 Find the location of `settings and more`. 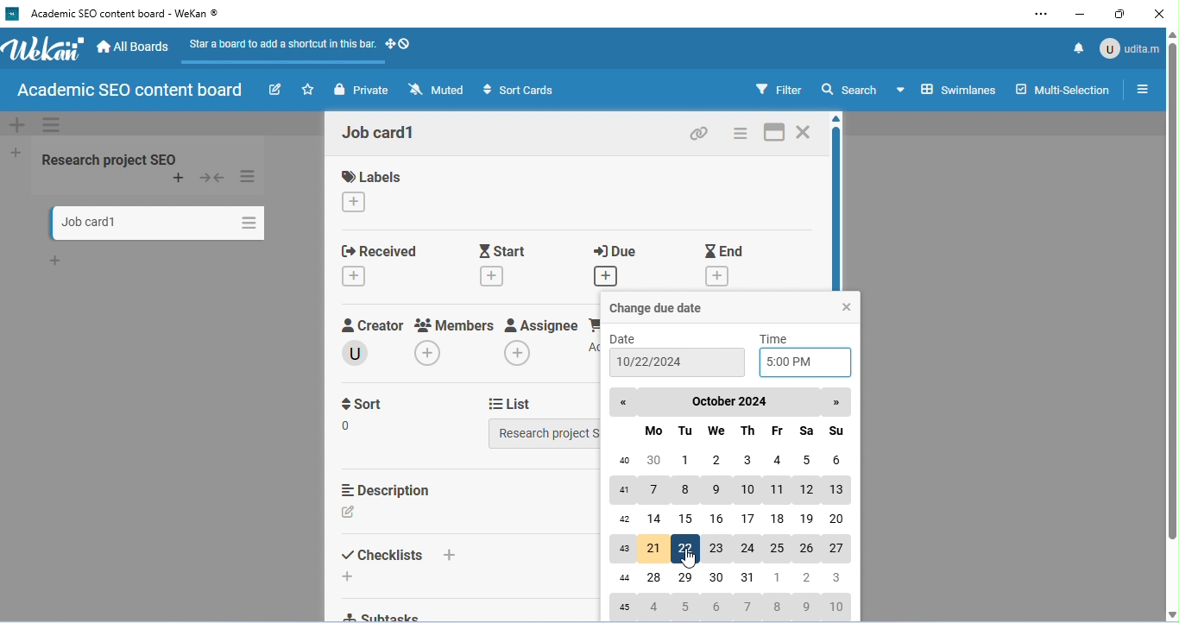

settings and more is located at coordinates (1045, 14).